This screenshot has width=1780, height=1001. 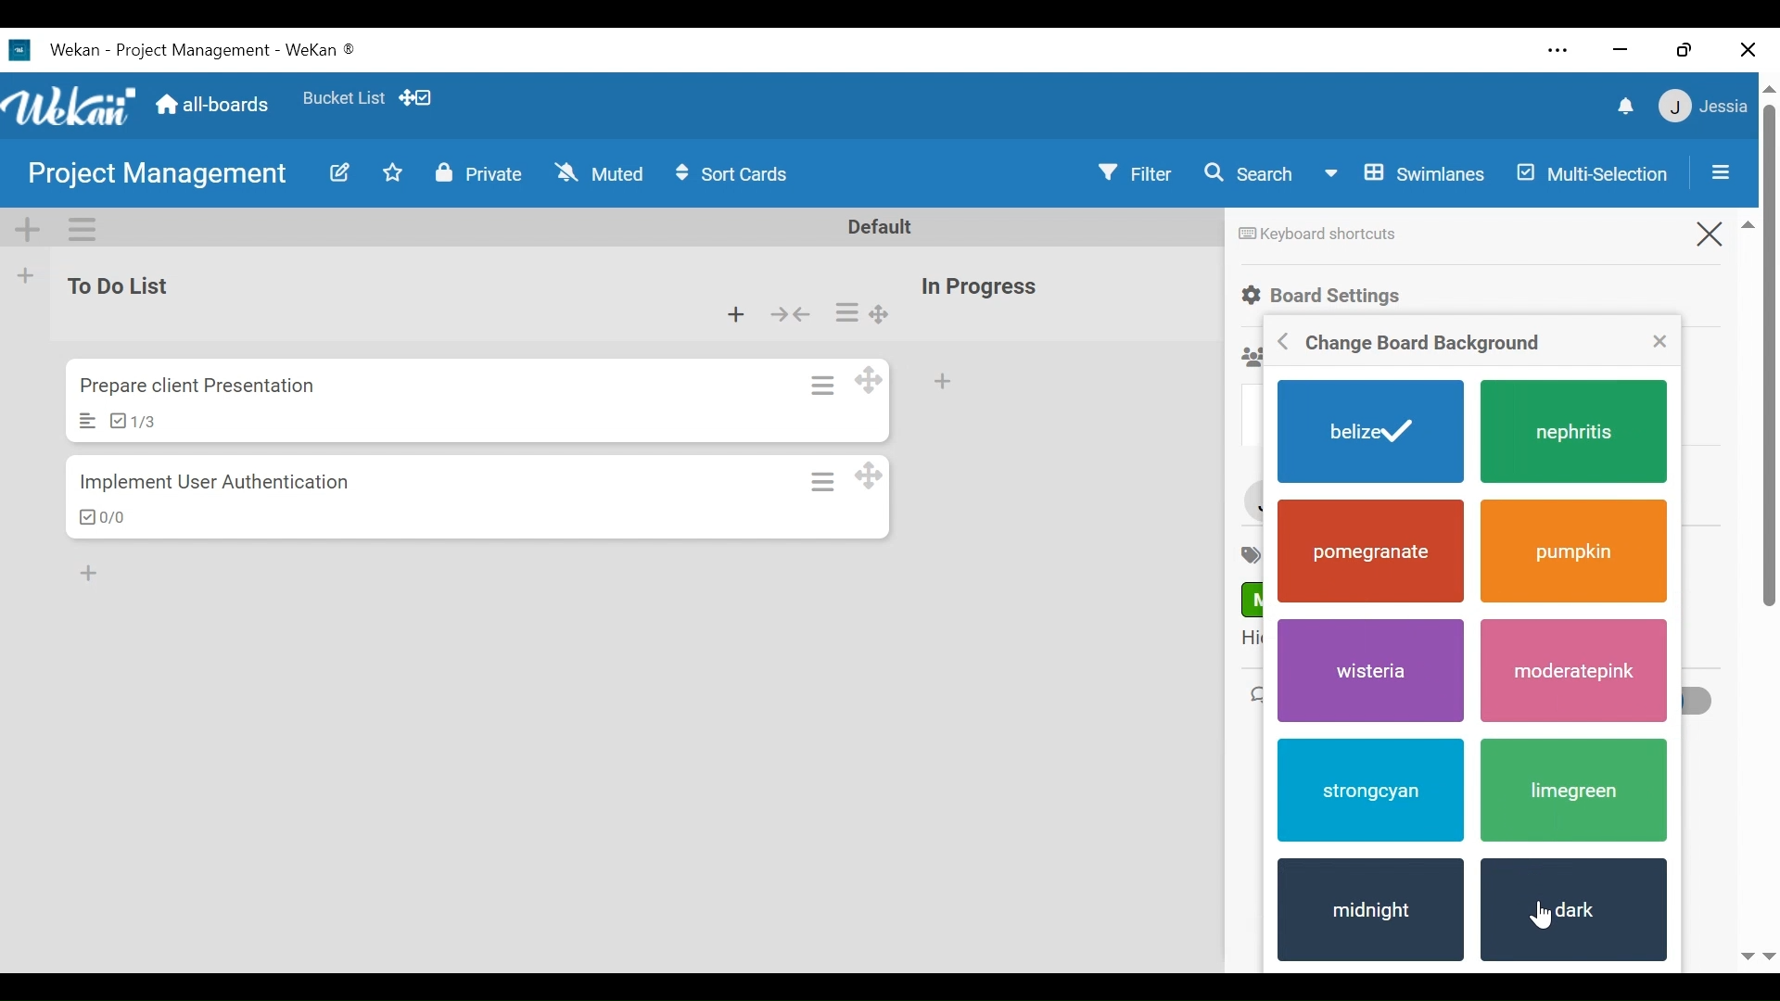 I want to click on Card Title, so click(x=197, y=386).